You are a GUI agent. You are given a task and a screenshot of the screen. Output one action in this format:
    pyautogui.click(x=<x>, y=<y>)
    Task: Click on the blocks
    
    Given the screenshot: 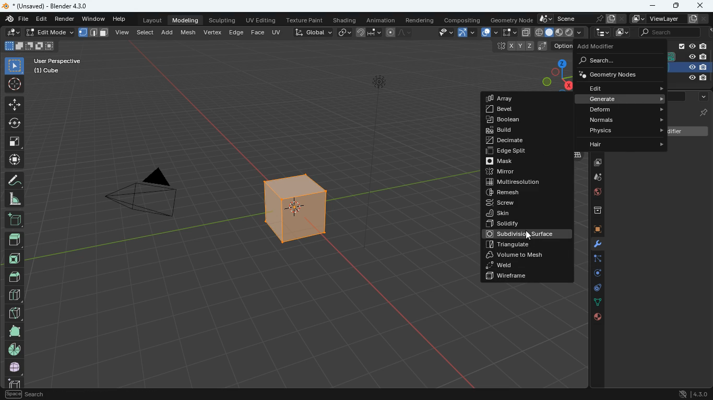 What is the action you would take?
    pyautogui.click(x=15, y=296)
    